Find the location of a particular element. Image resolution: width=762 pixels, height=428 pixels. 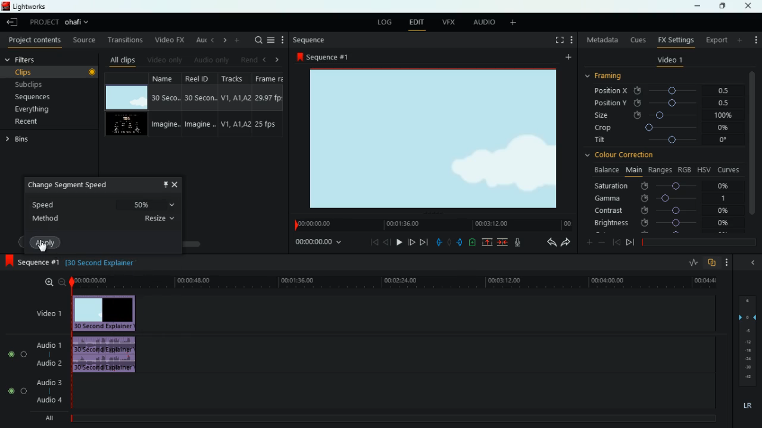

overlap is located at coordinates (712, 263).